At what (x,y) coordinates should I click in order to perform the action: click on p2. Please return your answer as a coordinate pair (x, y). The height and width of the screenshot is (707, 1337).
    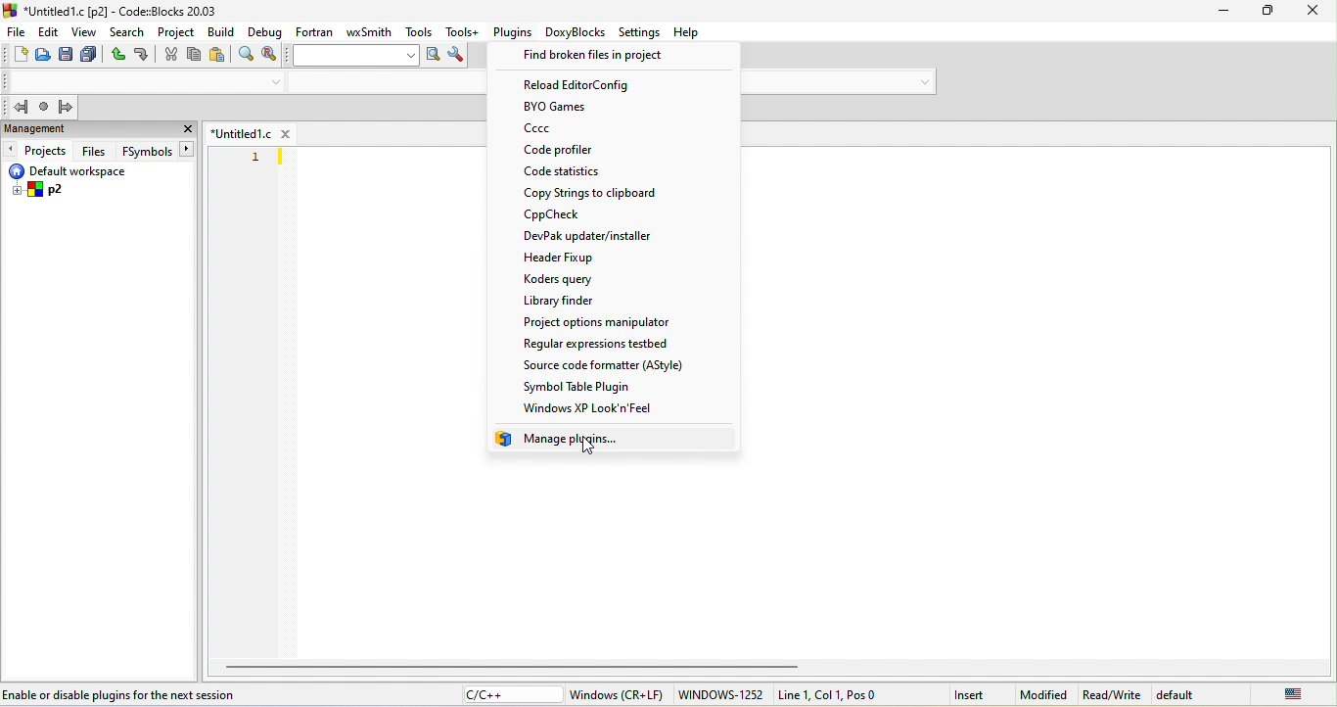
    Looking at the image, I should click on (40, 191).